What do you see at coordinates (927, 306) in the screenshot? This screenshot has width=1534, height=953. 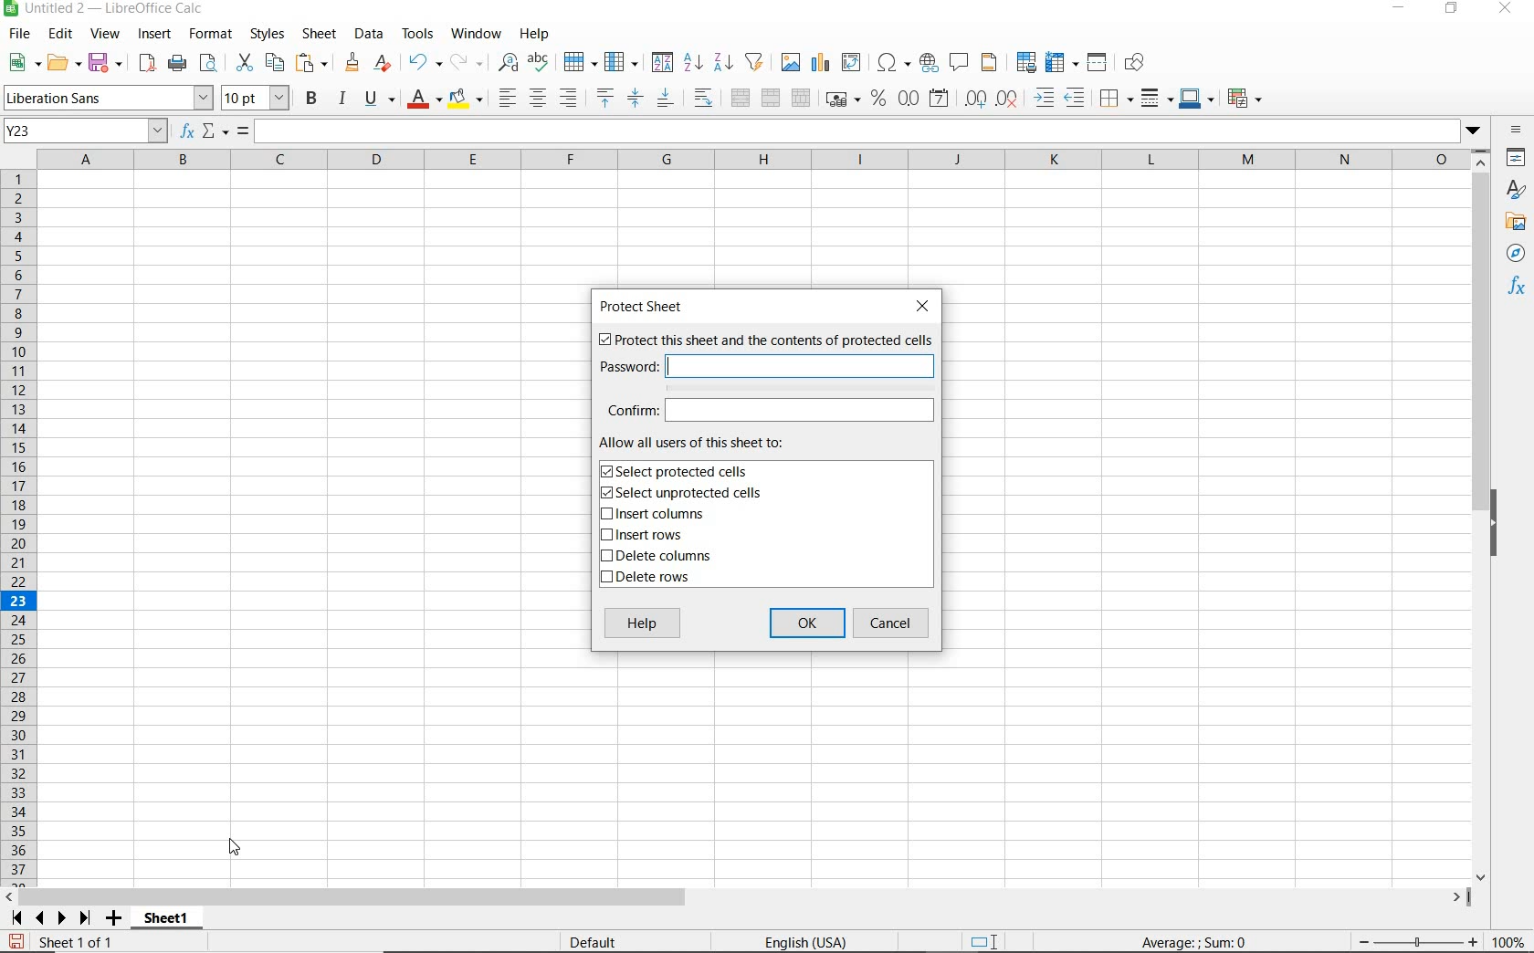 I see `CLOSE` at bounding box center [927, 306].